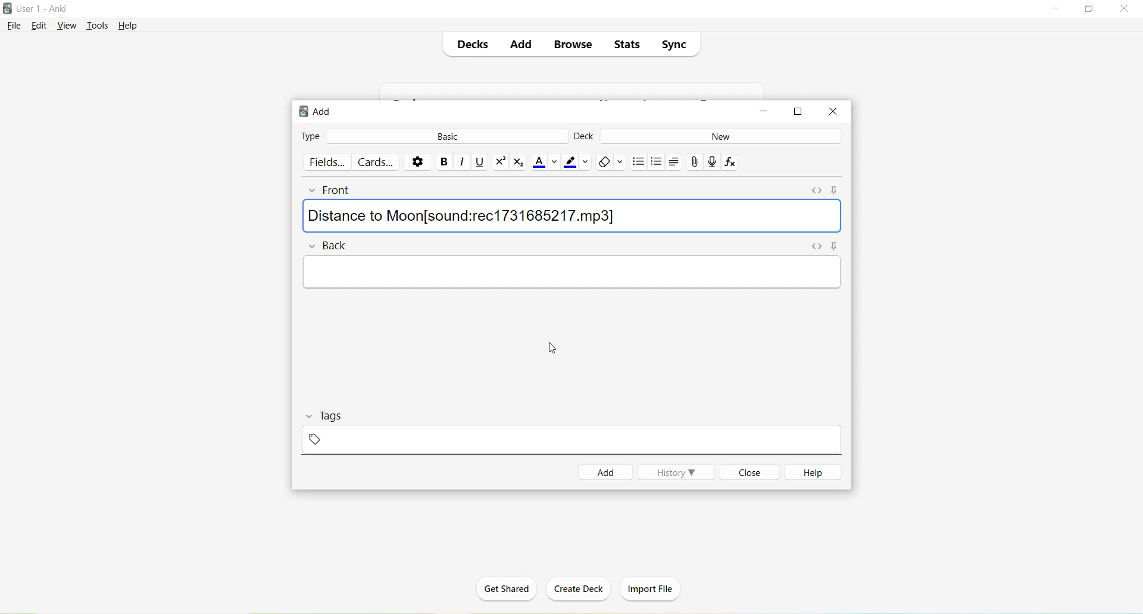 The image size is (1143, 614). Describe the element at coordinates (574, 271) in the screenshot. I see `Text Field` at that location.